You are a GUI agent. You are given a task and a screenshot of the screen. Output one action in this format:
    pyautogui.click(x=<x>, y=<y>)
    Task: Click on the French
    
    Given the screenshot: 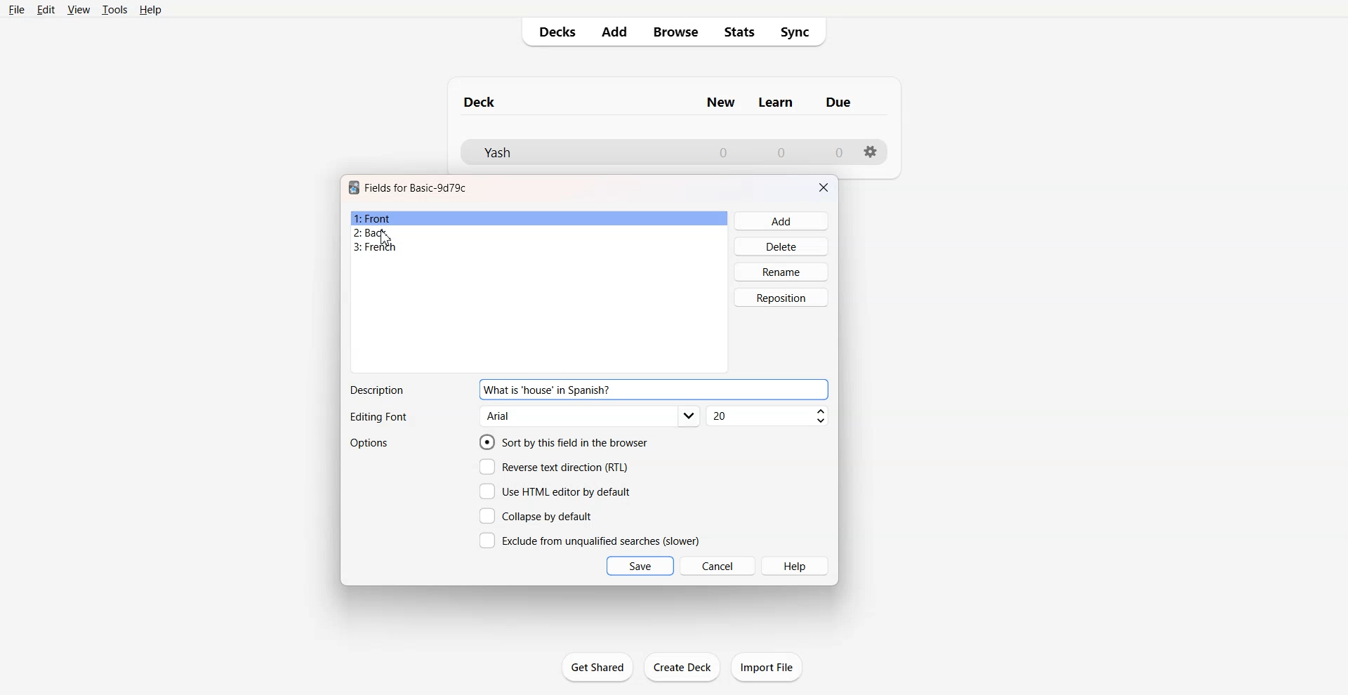 What is the action you would take?
    pyautogui.click(x=539, y=247)
    